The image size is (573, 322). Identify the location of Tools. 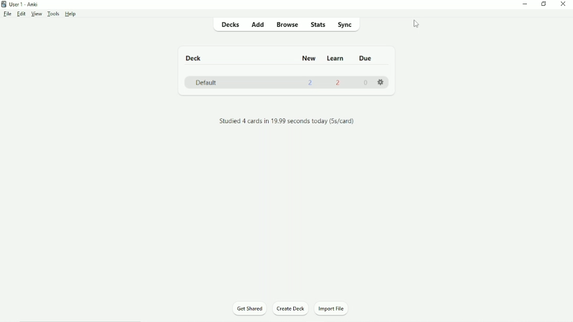
(54, 14).